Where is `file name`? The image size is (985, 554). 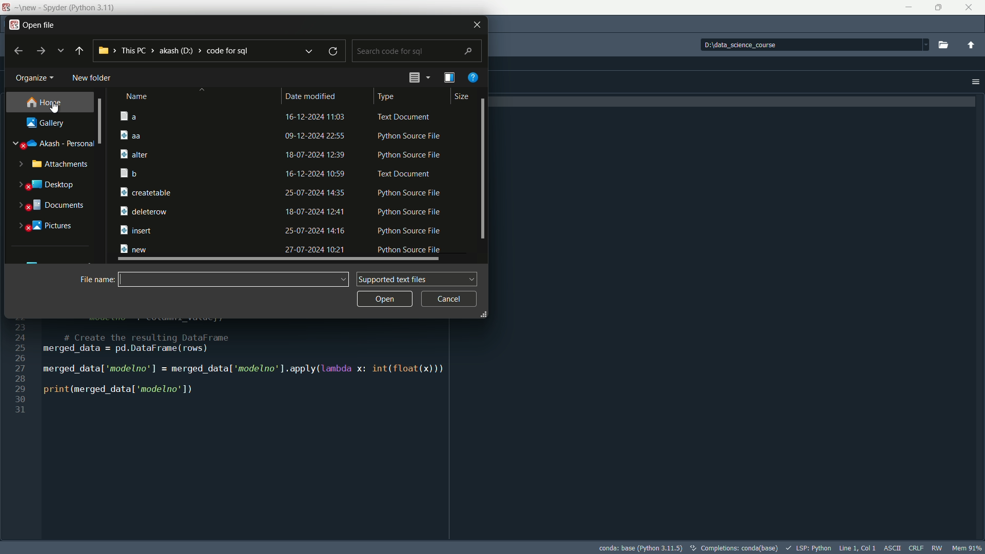 file name is located at coordinates (192, 193).